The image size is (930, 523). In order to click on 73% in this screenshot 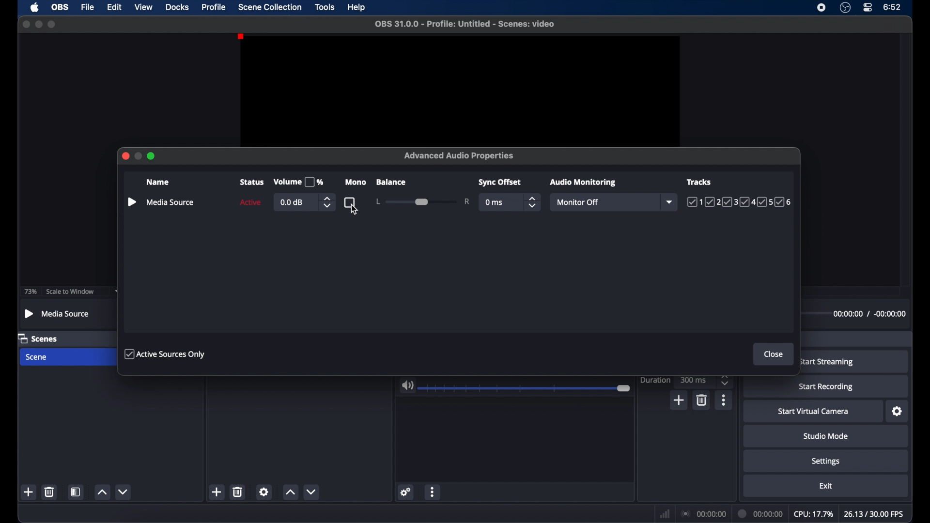, I will do `click(30, 292)`.